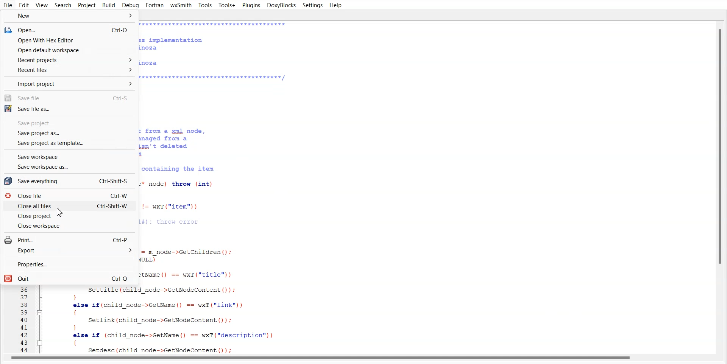  Describe the element at coordinates (69, 123) in the screenshot. I see `Save project` at that location.